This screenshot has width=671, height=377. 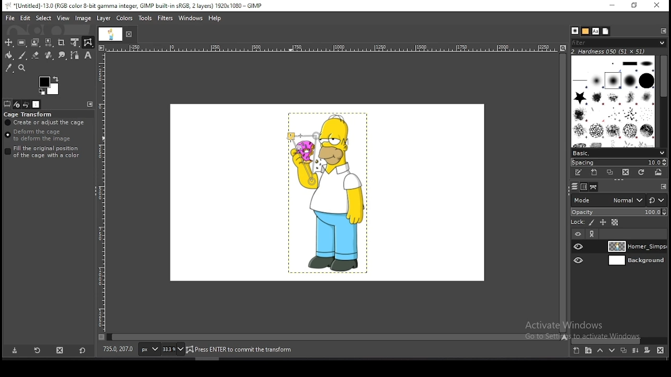 I want to click on scroll bar, so click(x=333, y=336).